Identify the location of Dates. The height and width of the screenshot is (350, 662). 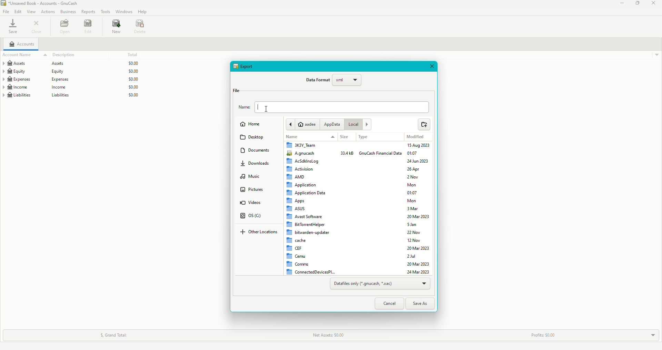
(419, 208).